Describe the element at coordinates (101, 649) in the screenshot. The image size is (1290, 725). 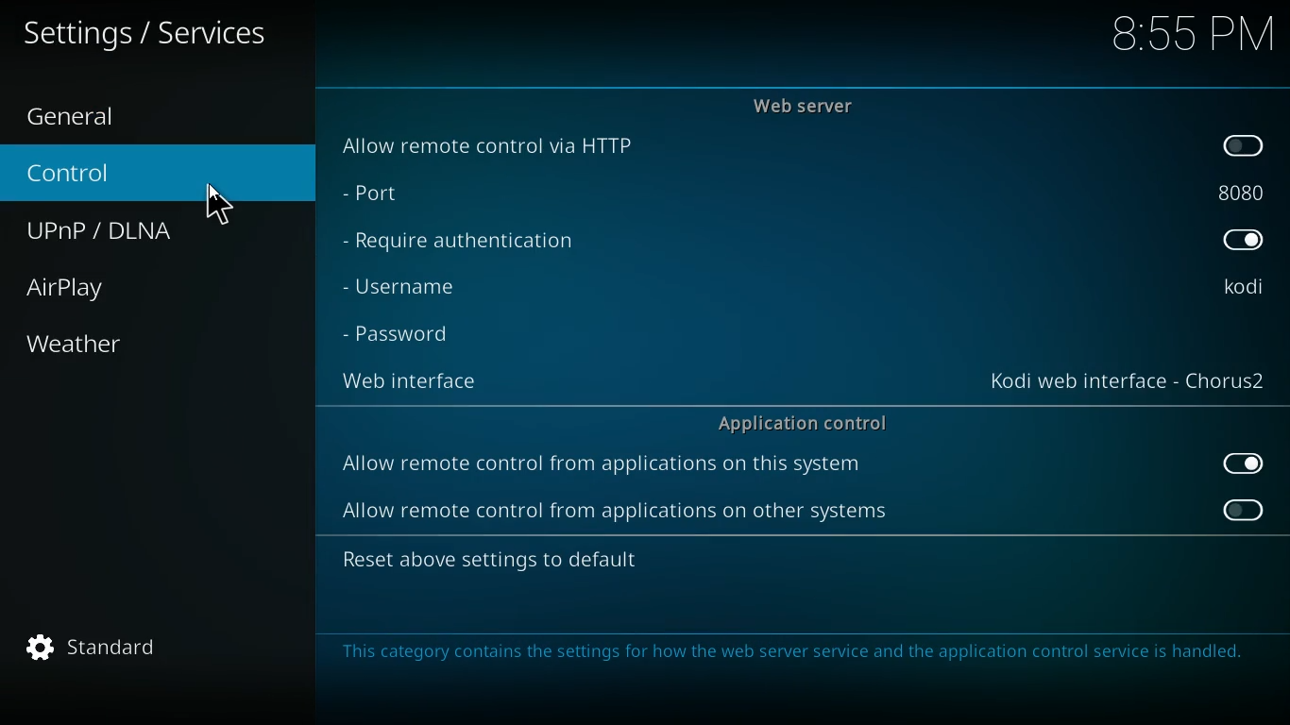
I see `standard` at that location.